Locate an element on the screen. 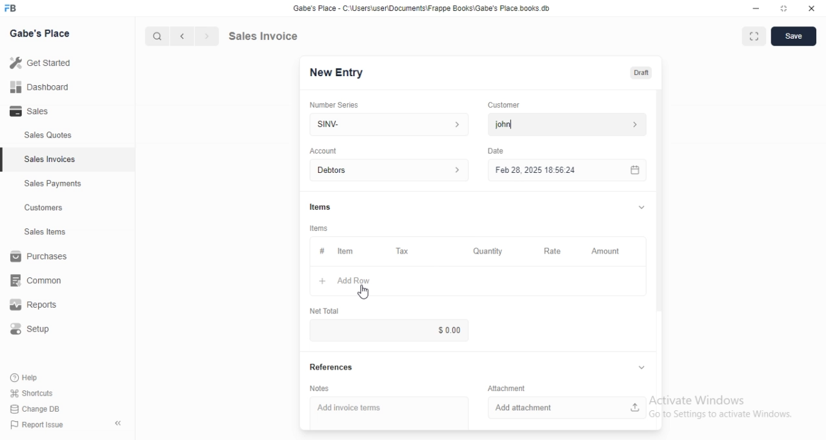 The image size is (826, 440). Customers. is located at coordinates (40, 209).